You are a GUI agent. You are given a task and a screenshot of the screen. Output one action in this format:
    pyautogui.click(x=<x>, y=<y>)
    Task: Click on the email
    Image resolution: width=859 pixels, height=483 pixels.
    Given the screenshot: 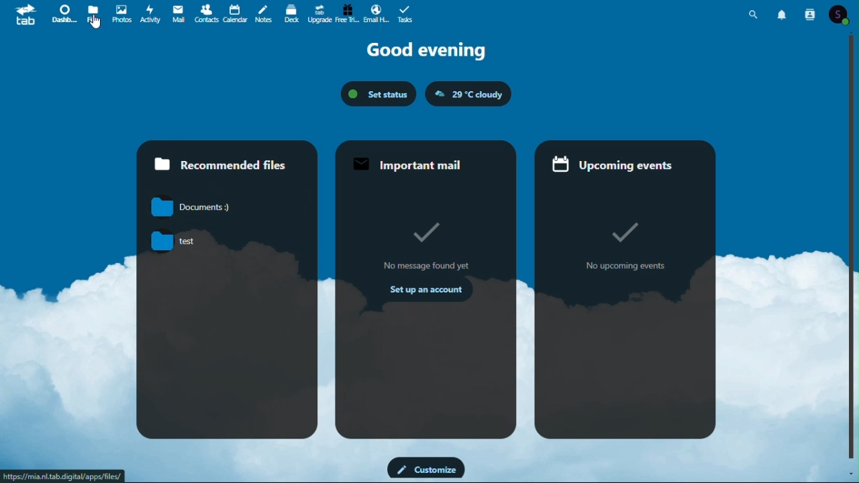 What is the action you would take?
    pyautogui.click(x=178, y=14)
    